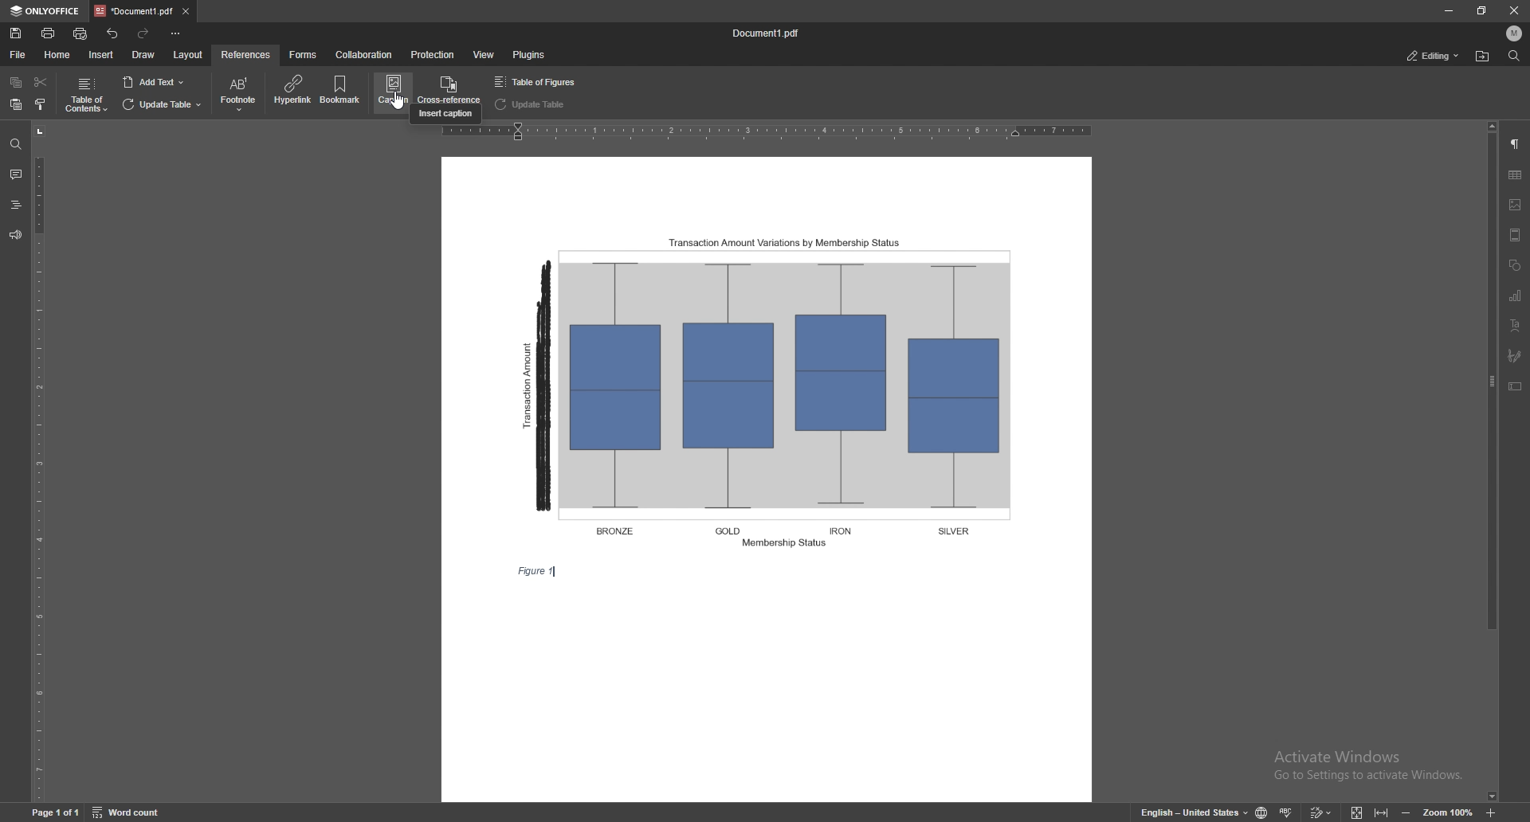  I want to click on find, so click(1512, 56).